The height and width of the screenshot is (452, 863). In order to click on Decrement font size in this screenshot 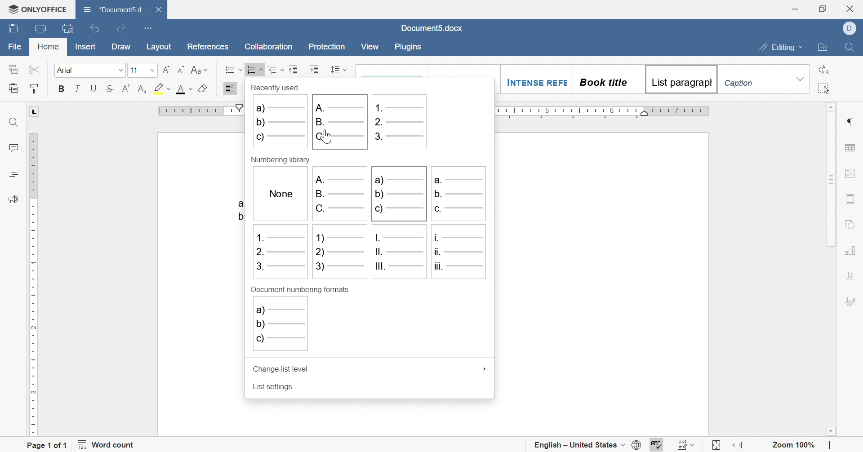, I will do `click(181, 70)`.